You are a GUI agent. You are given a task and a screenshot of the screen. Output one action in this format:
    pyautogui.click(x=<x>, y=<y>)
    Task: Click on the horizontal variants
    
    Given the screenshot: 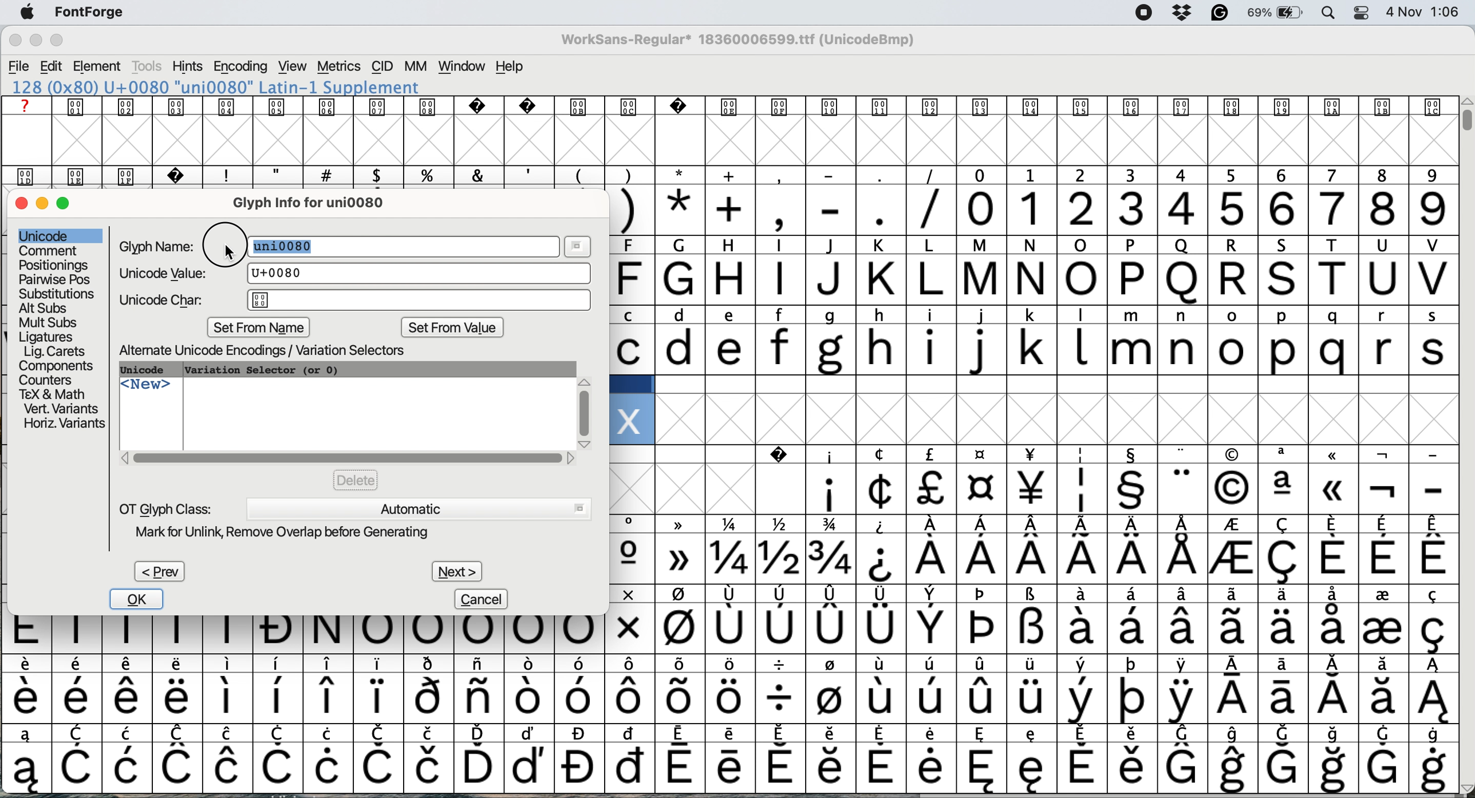 What is the action you would take?
    pyautogui.click(x=62, y=424)
    